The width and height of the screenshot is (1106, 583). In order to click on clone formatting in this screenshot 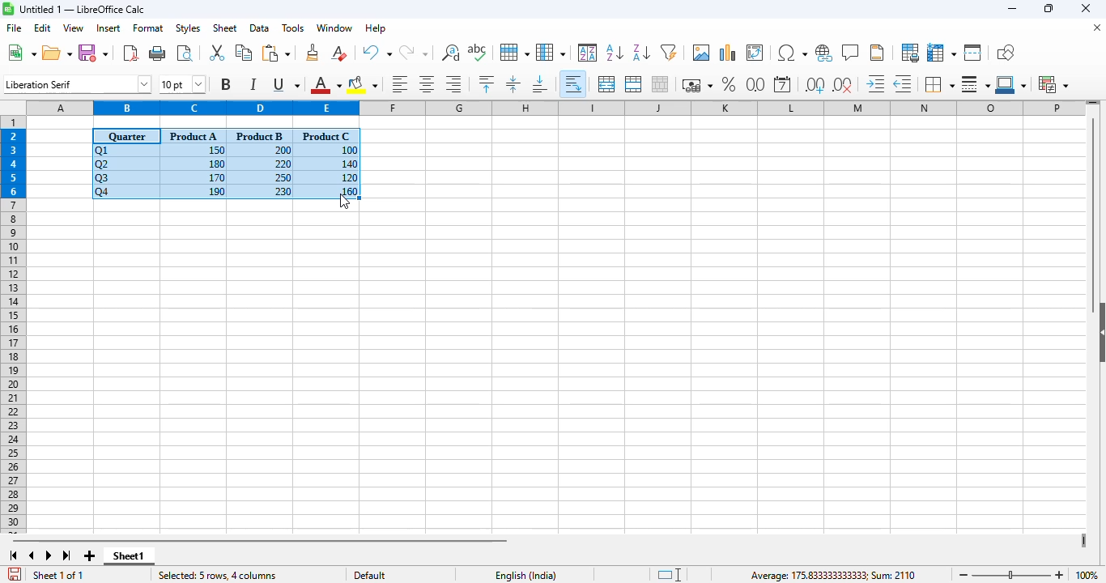, I will do `click(313, 52)`.